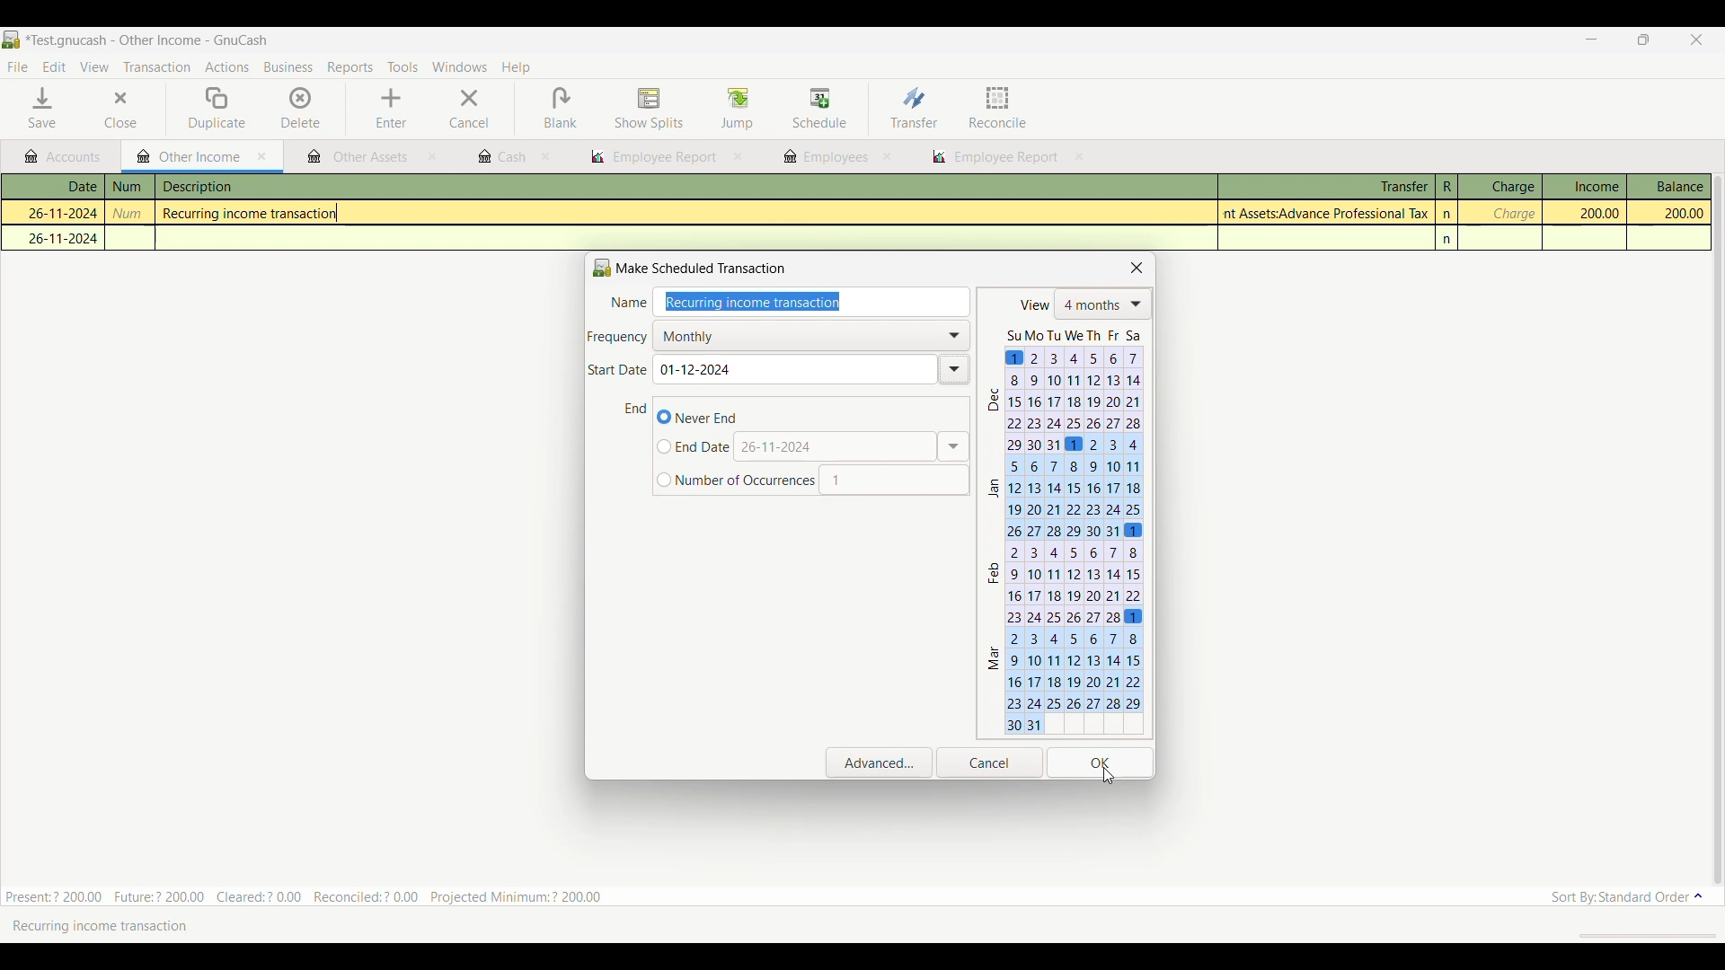  Describe the element at coordinates (402, 68) in the screenshot. I see `Tools menu` at that location.